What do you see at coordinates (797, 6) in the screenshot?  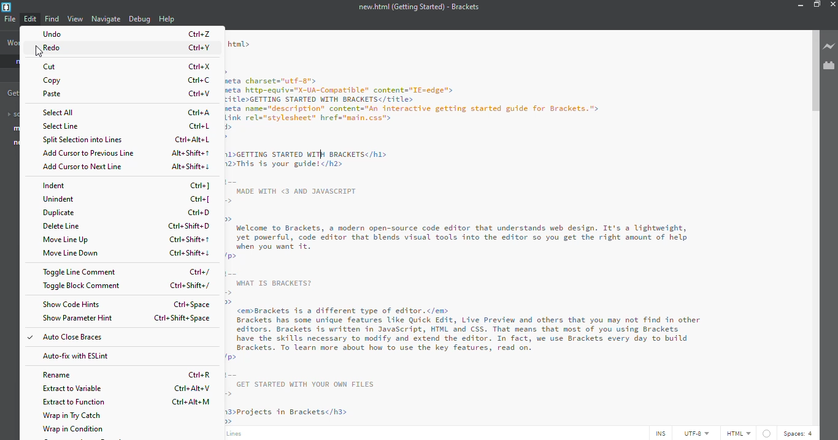 I see `minimize` at bounding box center [797, 6].